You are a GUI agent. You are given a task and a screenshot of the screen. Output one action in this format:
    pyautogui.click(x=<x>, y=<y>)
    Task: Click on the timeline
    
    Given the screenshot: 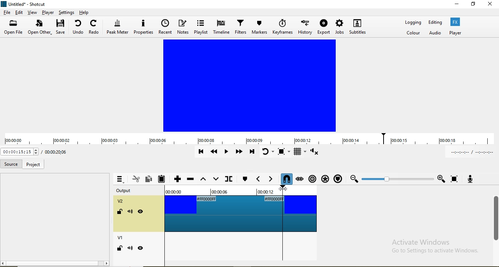 What is the action you would take?
    pyautogui.click(x=249, y=140)
    